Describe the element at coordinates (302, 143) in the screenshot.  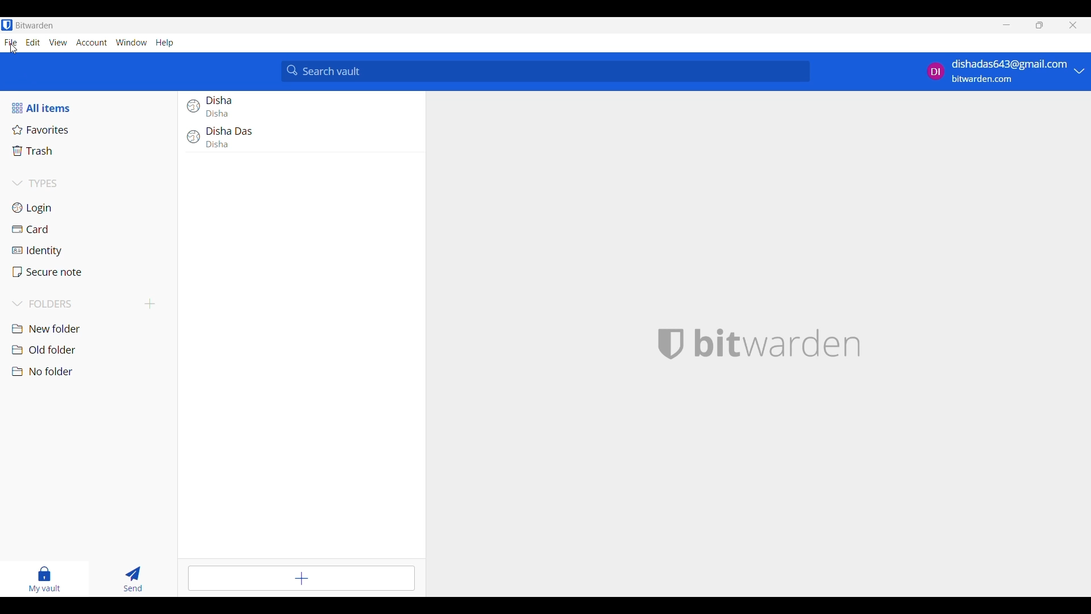
I see `Disha Das login entry` at that location.